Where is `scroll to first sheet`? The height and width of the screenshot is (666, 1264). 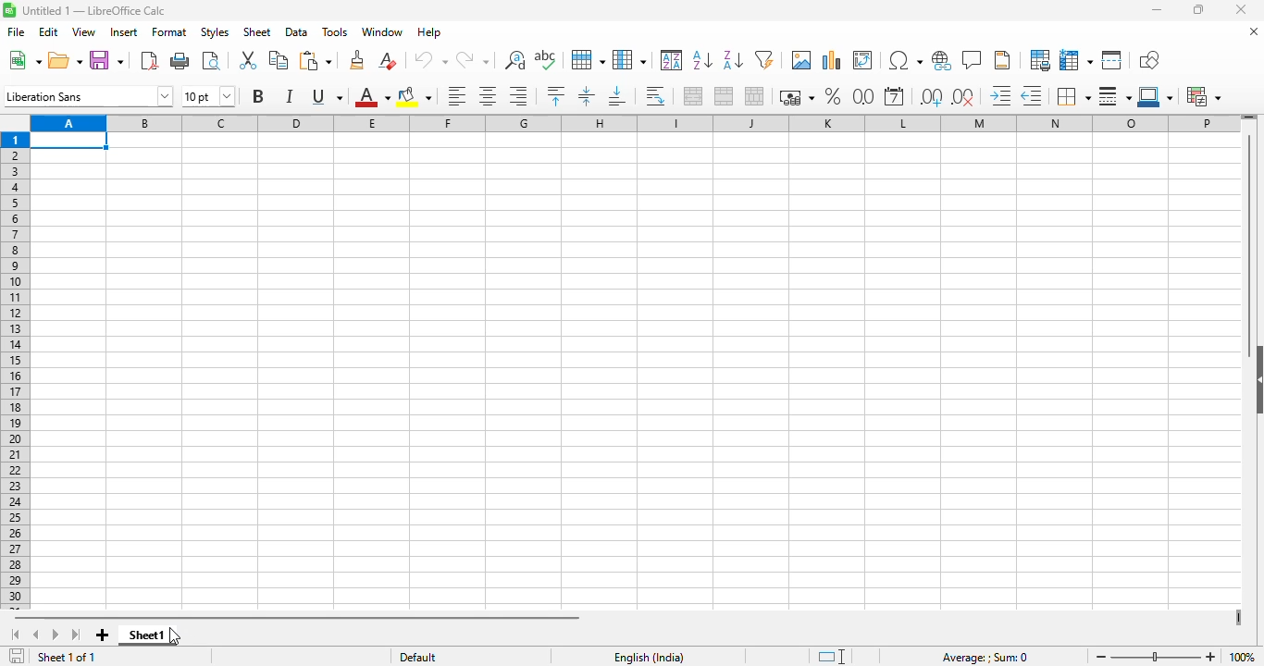
scroll to first sheet is located at coordinates (17, 635).